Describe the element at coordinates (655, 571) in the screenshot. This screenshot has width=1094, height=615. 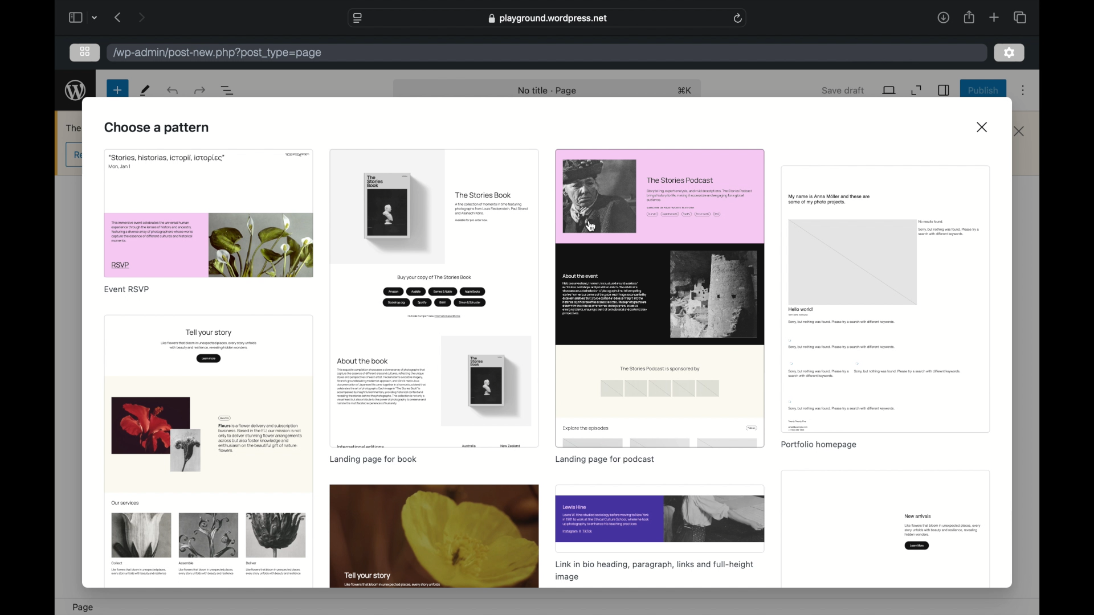
I see `link in bio, heading, paragraph, links and full-height image` at that location.